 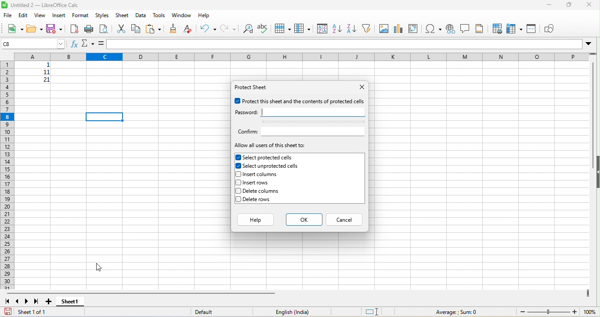 What do you see at coordinates (34, 43) in the screenshot?
I see `selected cell number` at bounding box center [34, 43].